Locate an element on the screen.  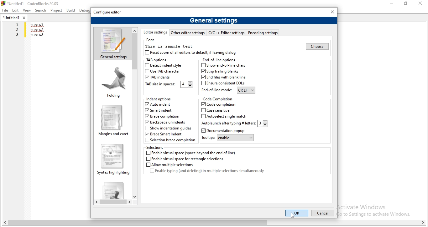
scroll bar is located at coordinates (135, 113).